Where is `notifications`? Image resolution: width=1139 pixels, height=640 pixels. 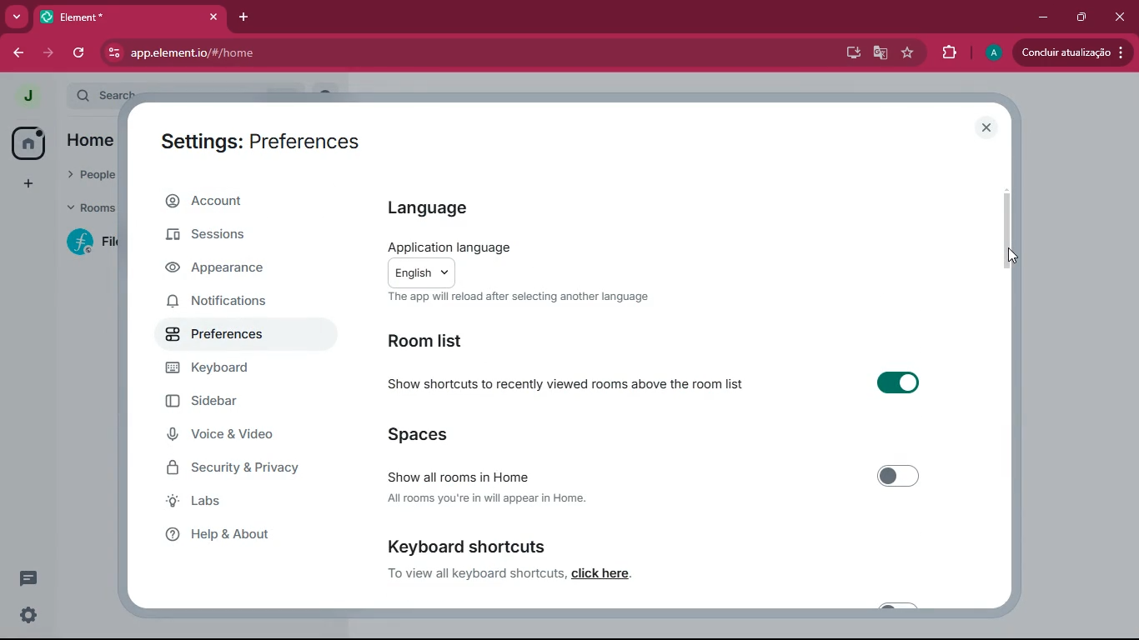 notifications is located at coordinates (230, 302).